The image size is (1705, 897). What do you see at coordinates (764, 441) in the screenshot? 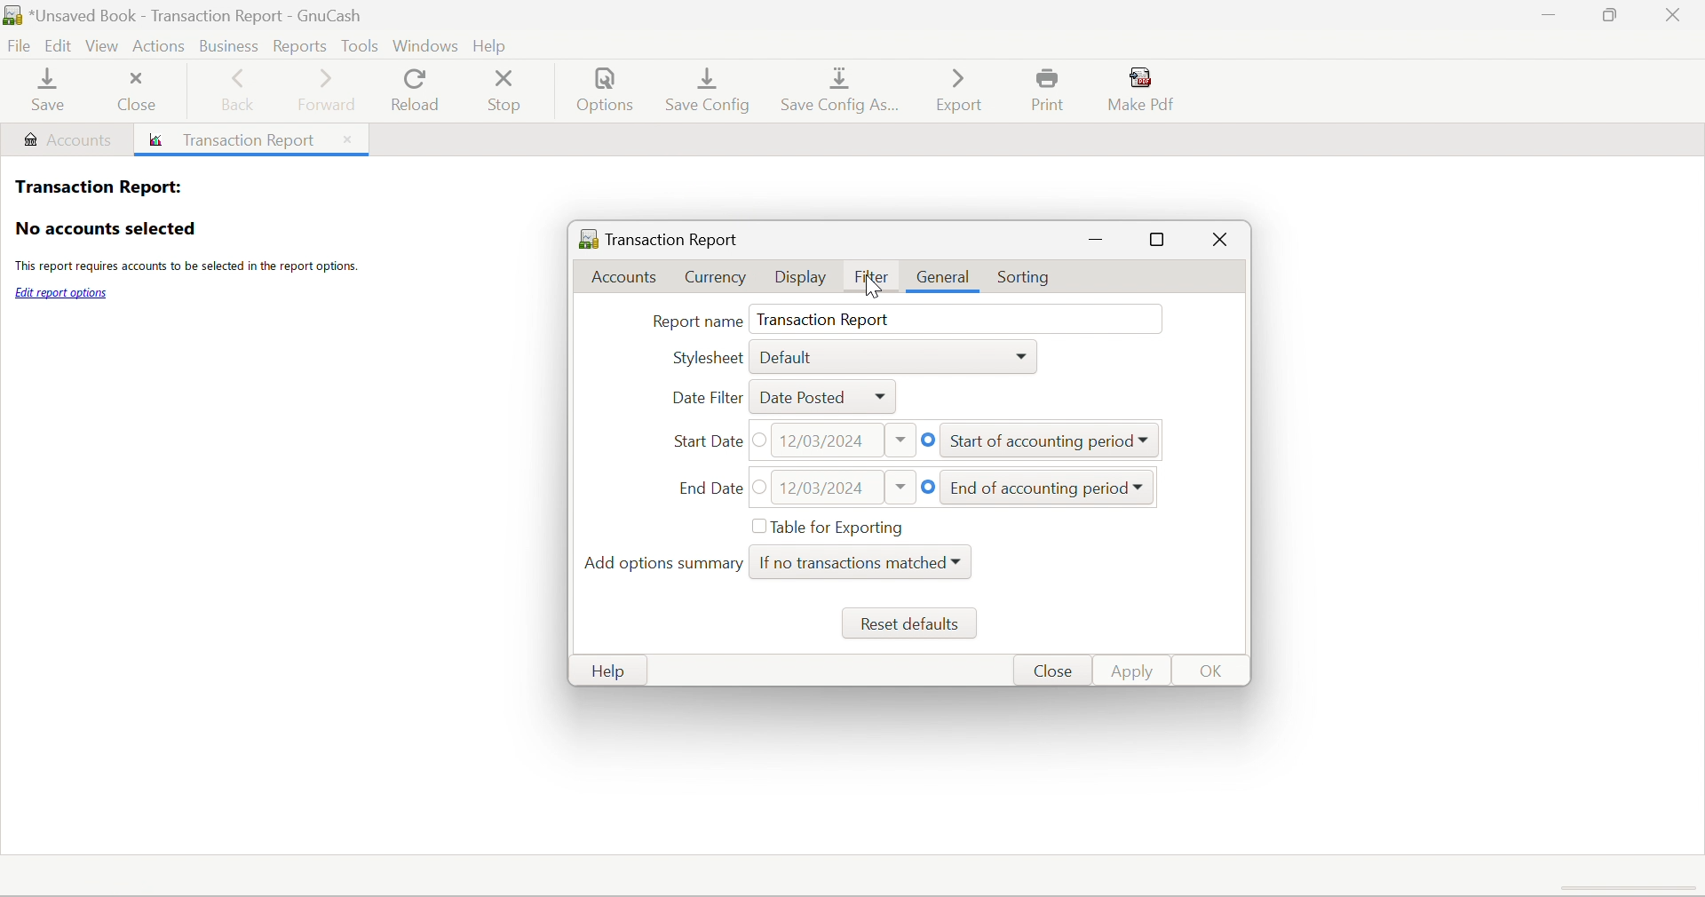
I see `Checkbox` at bounding box center [764, 441].